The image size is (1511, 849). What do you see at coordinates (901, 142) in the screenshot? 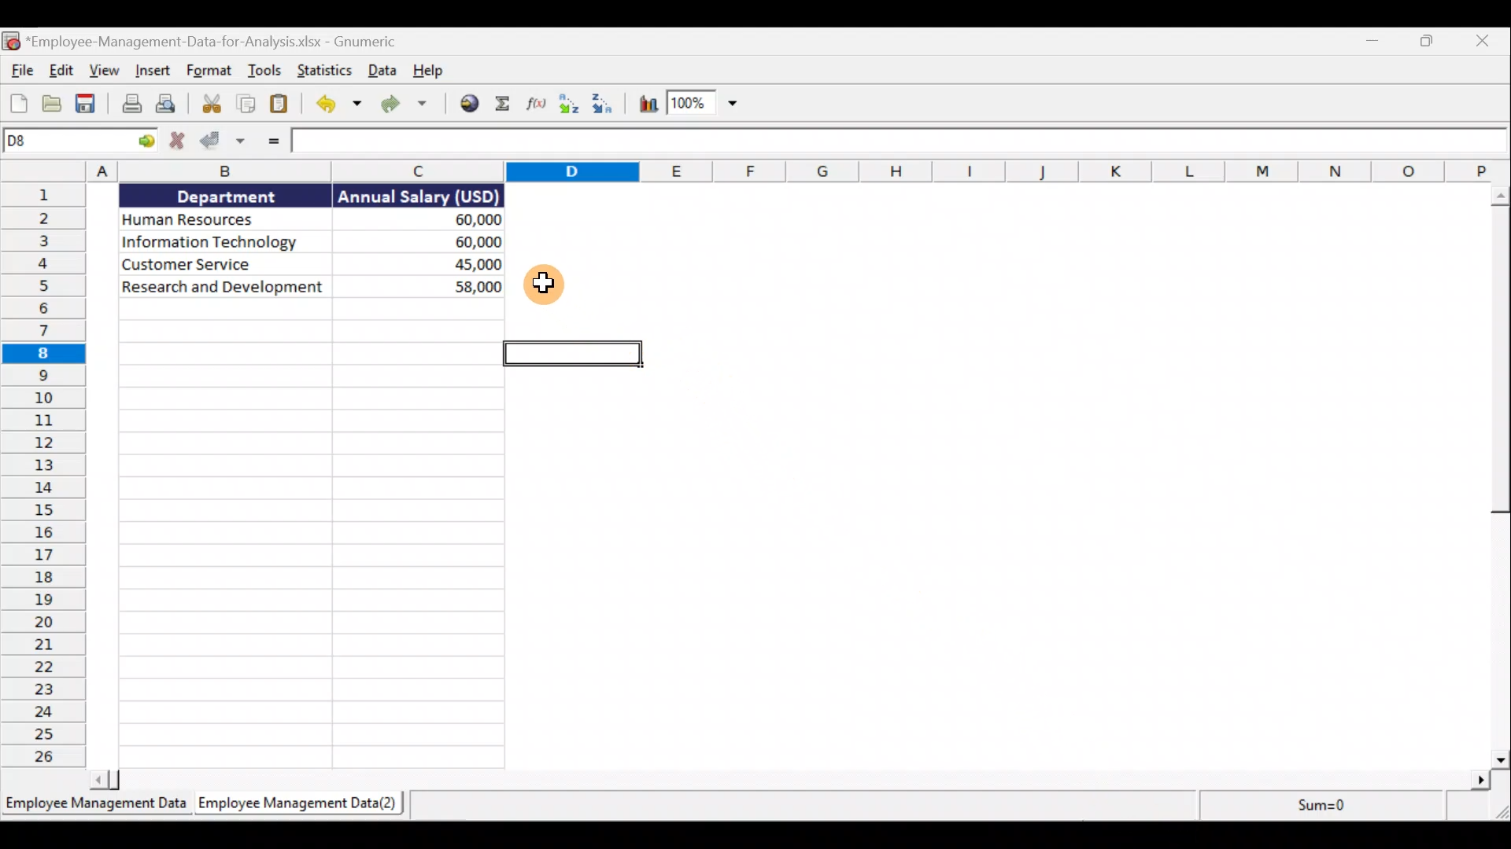
I see `Formula bar` at bounding box center [901, 142].